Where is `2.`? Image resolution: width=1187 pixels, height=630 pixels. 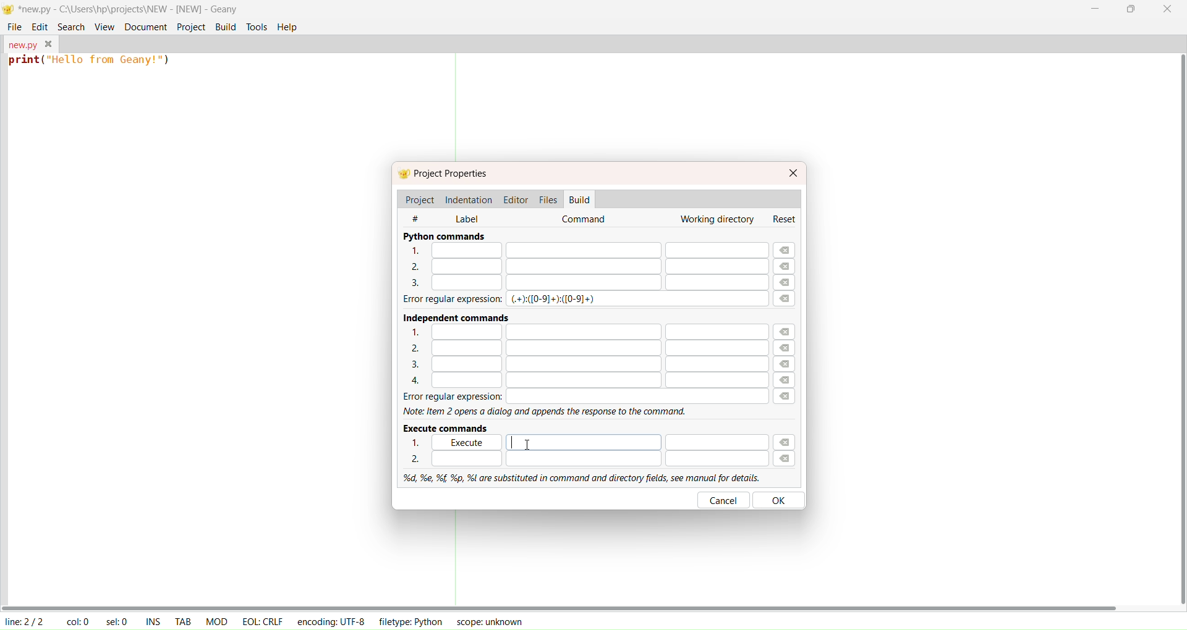
2. is located at coordinates (578, 266).